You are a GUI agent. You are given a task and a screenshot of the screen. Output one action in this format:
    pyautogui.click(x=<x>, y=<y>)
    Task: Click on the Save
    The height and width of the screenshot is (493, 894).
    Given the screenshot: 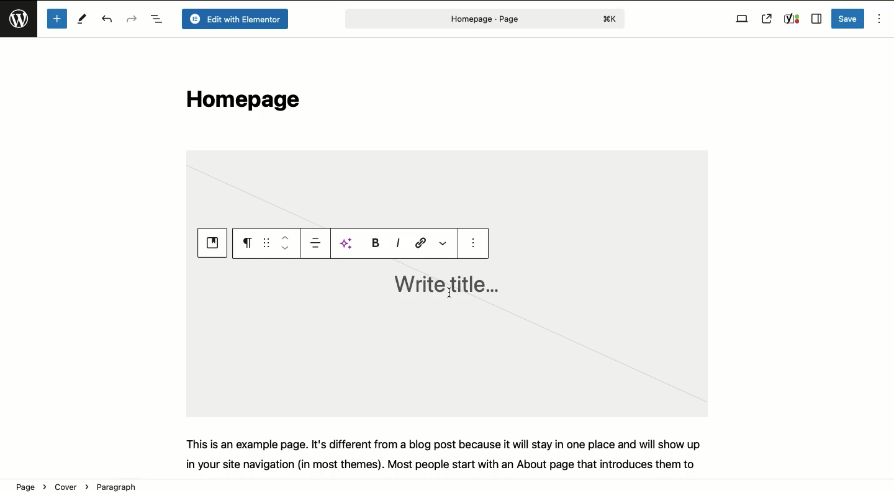 What is the action you would take?
    pyautogui.click(x=849, y=19)
    